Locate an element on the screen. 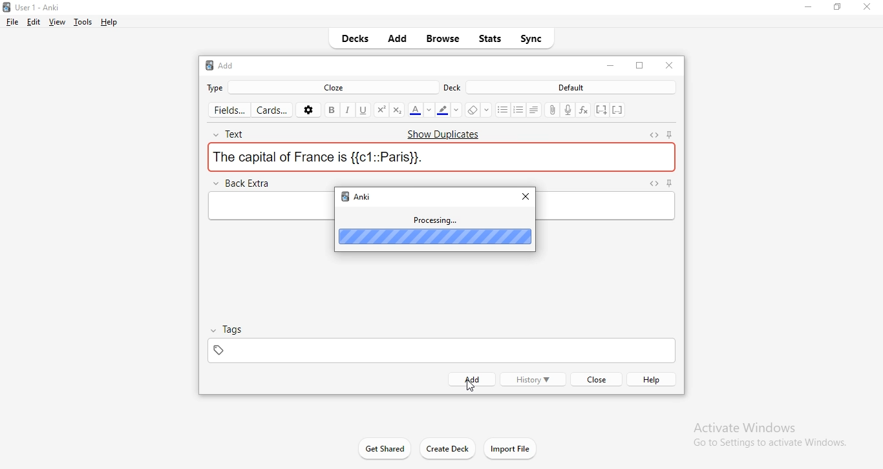  formula is located at coordinates (583, 109).